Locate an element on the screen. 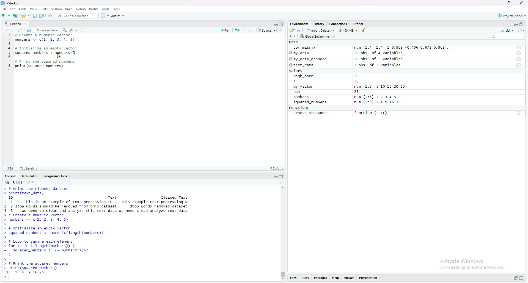 Image resolution: width=528 pixels, height=283 pixels. # initlialize an empty vector is located at coordinates (49, 48).